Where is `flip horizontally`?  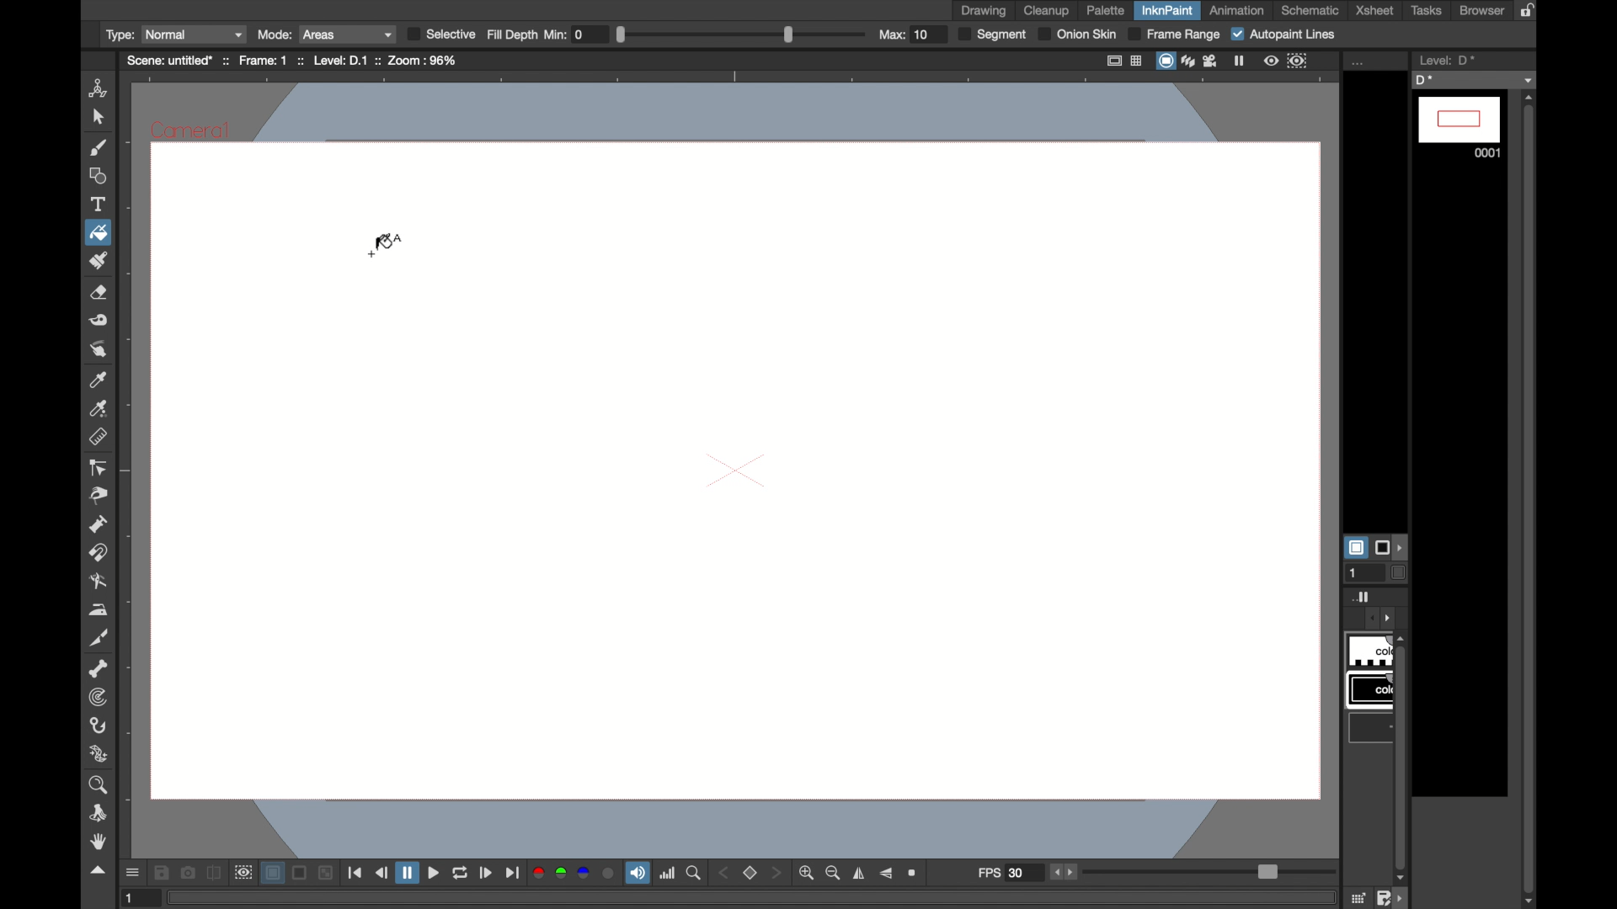 flip horizontally is located at coordinates (858, 874).